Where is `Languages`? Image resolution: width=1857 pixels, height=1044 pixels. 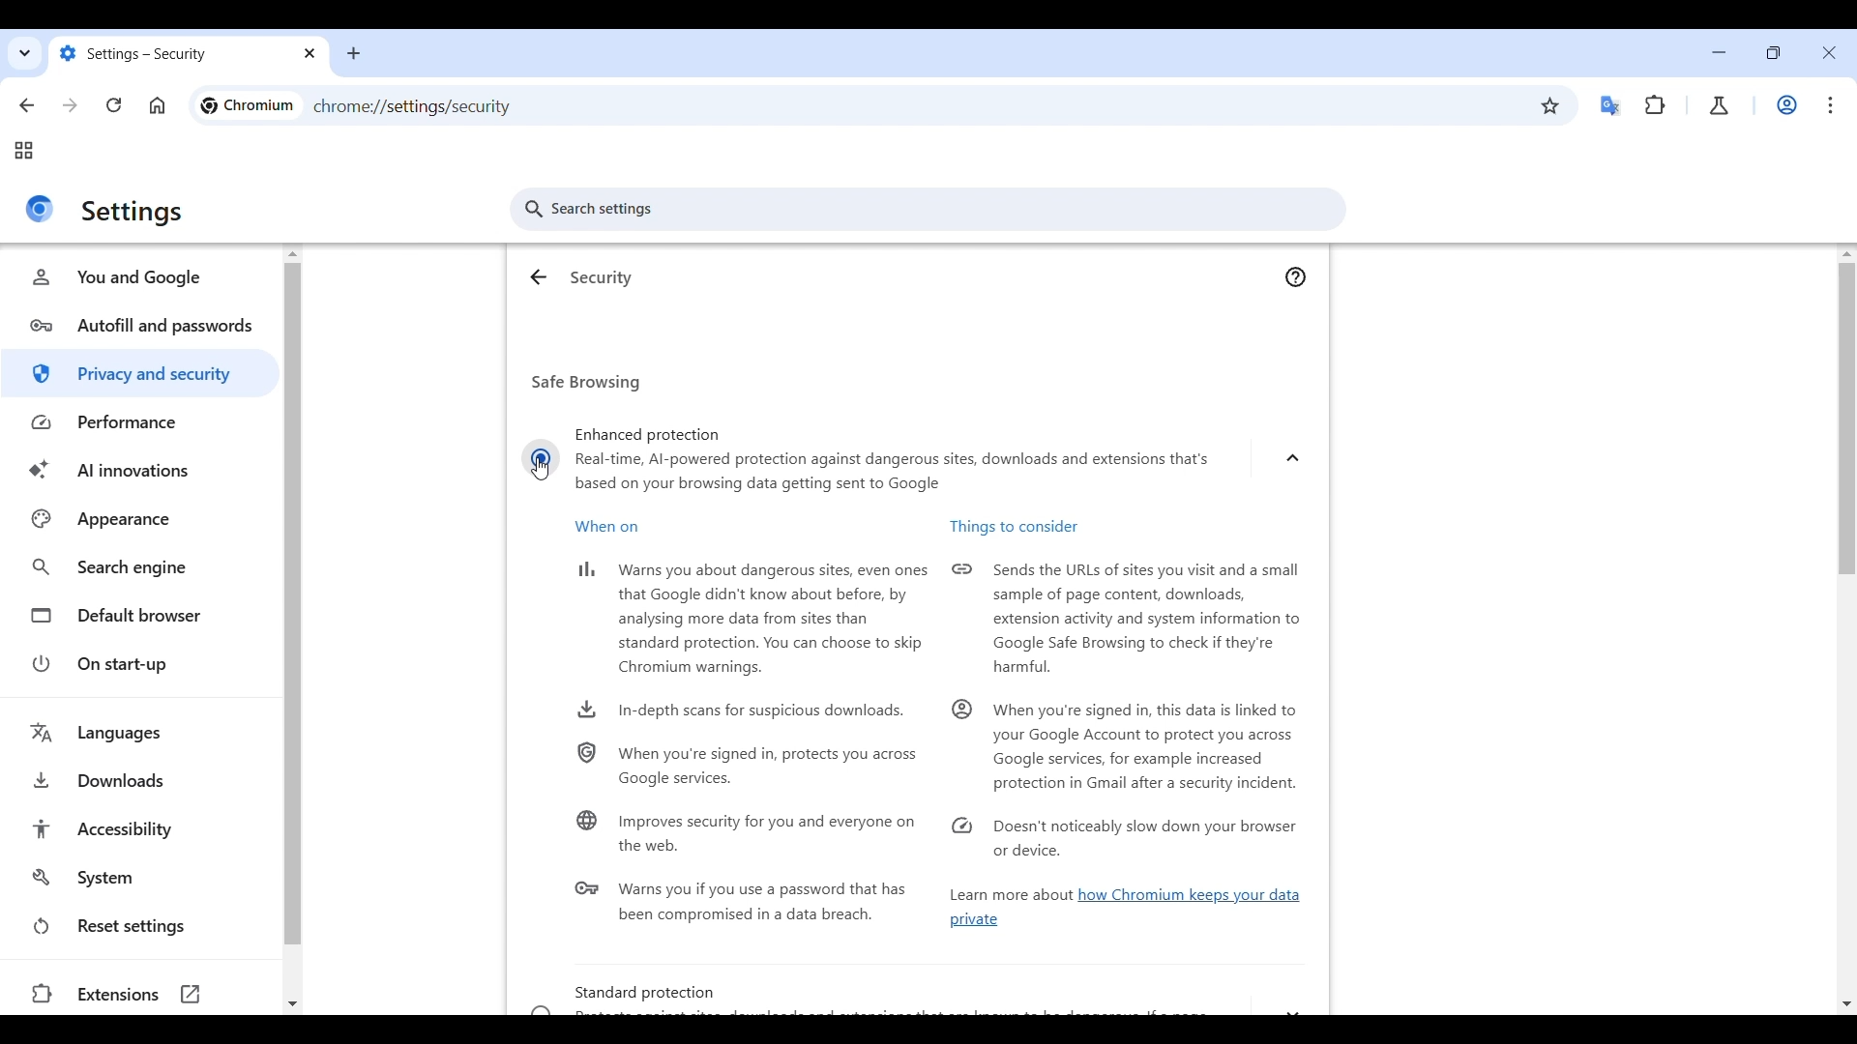
Languages is located at coordinates (144, 733).